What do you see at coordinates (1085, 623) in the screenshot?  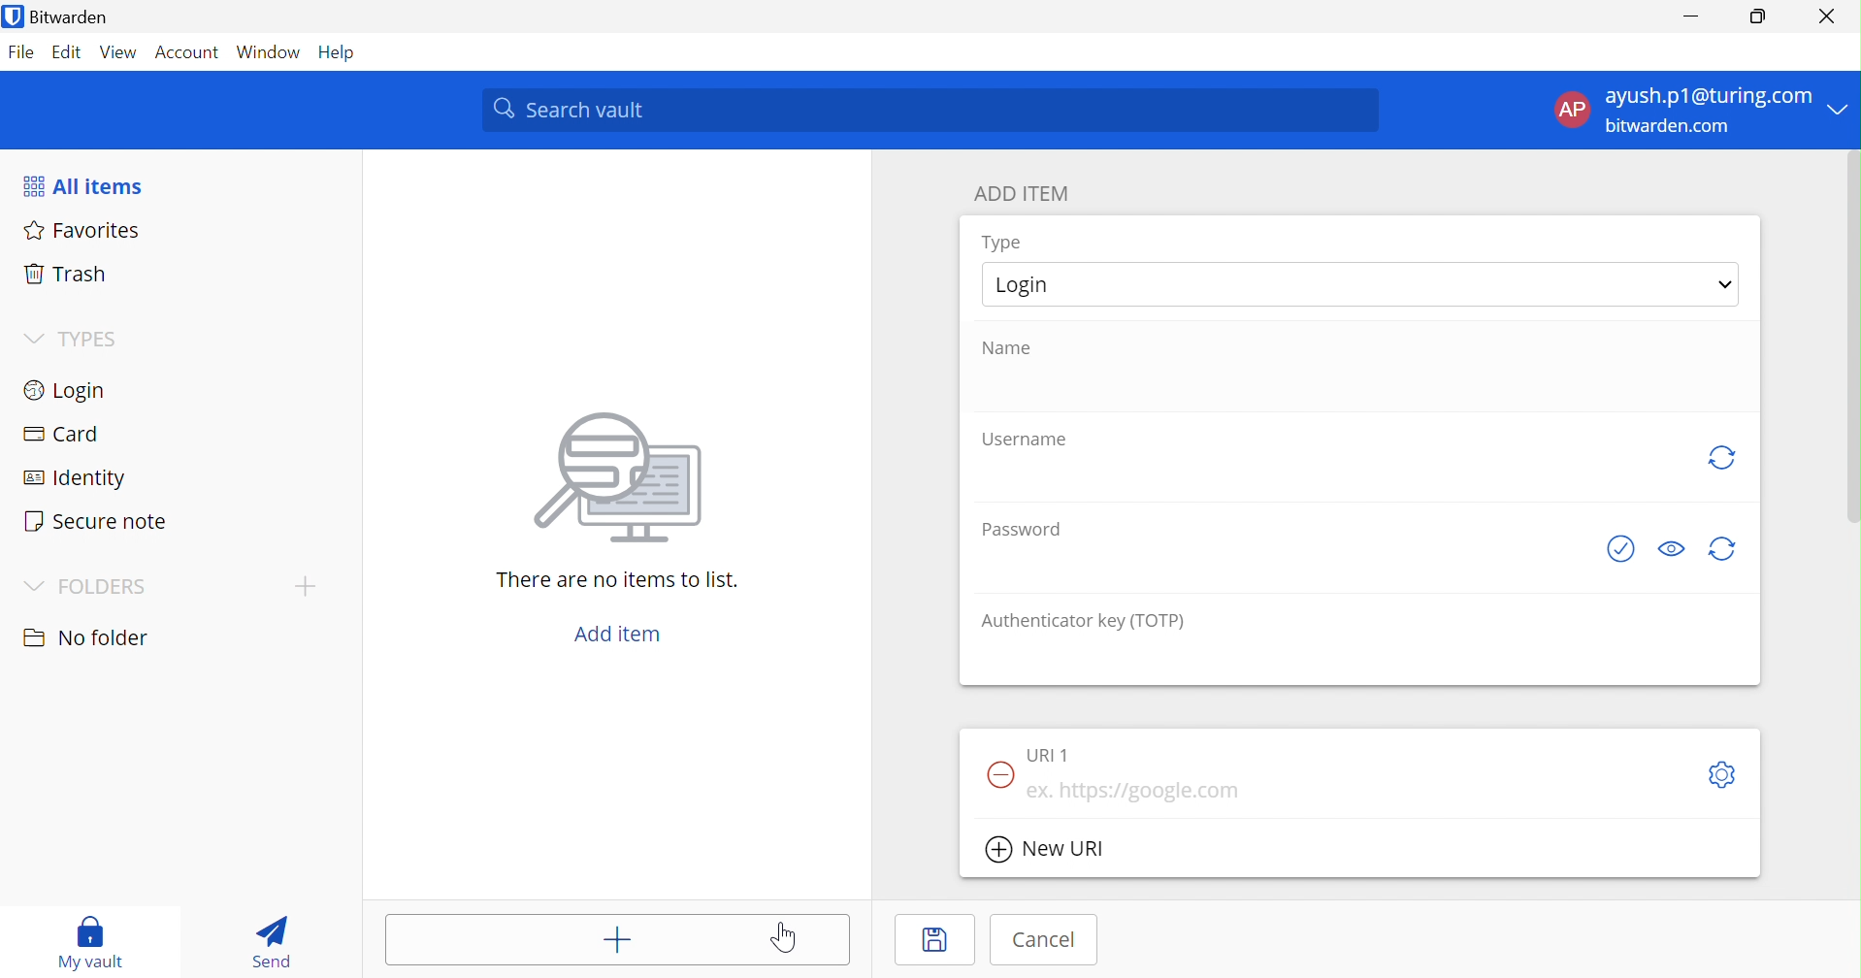 I see `Authenticator key (TOTP)` at bounding box center [1085, 623].